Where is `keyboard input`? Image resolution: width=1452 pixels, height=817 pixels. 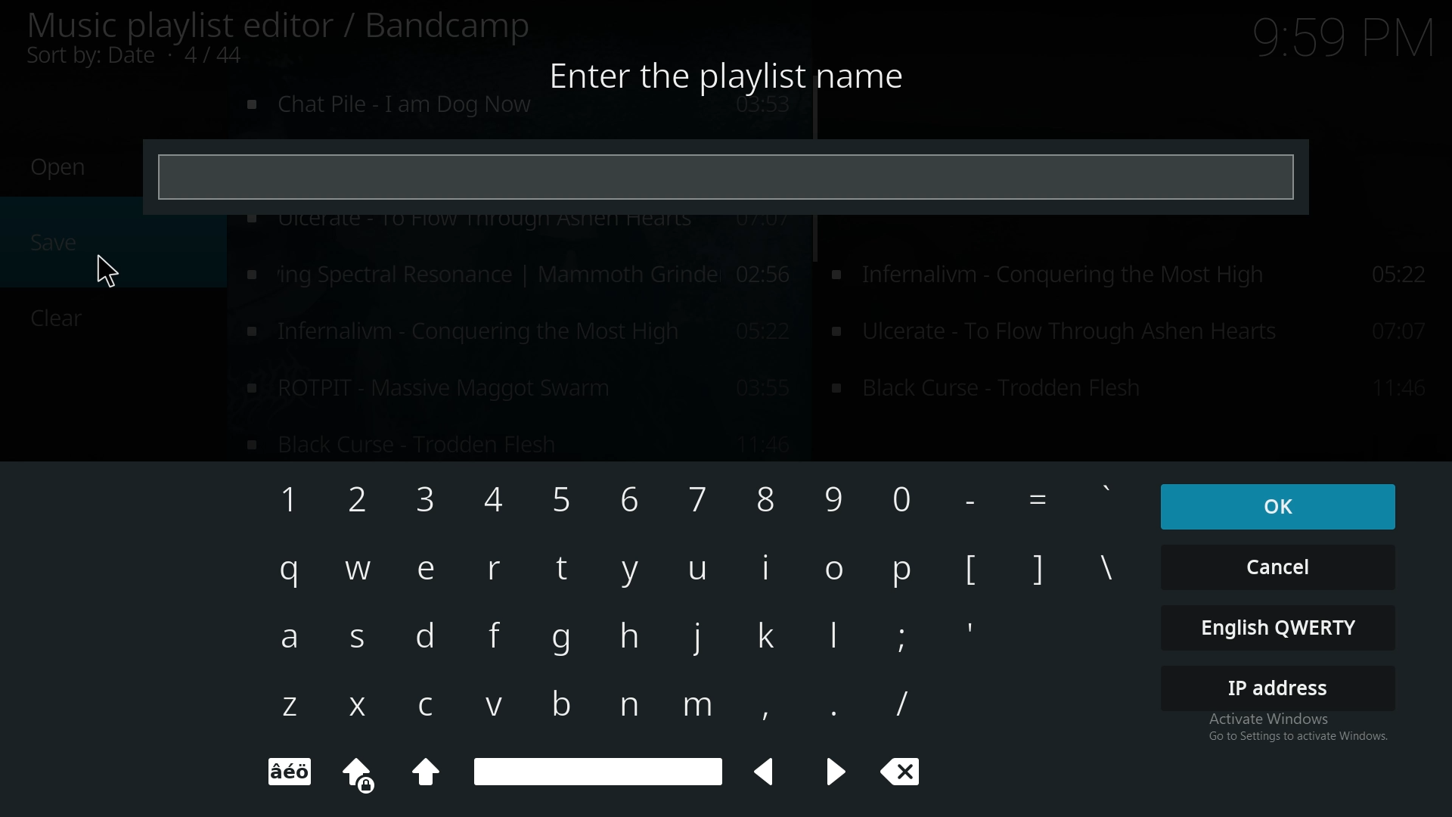
keyboard input is located at coordinates (901, 701).